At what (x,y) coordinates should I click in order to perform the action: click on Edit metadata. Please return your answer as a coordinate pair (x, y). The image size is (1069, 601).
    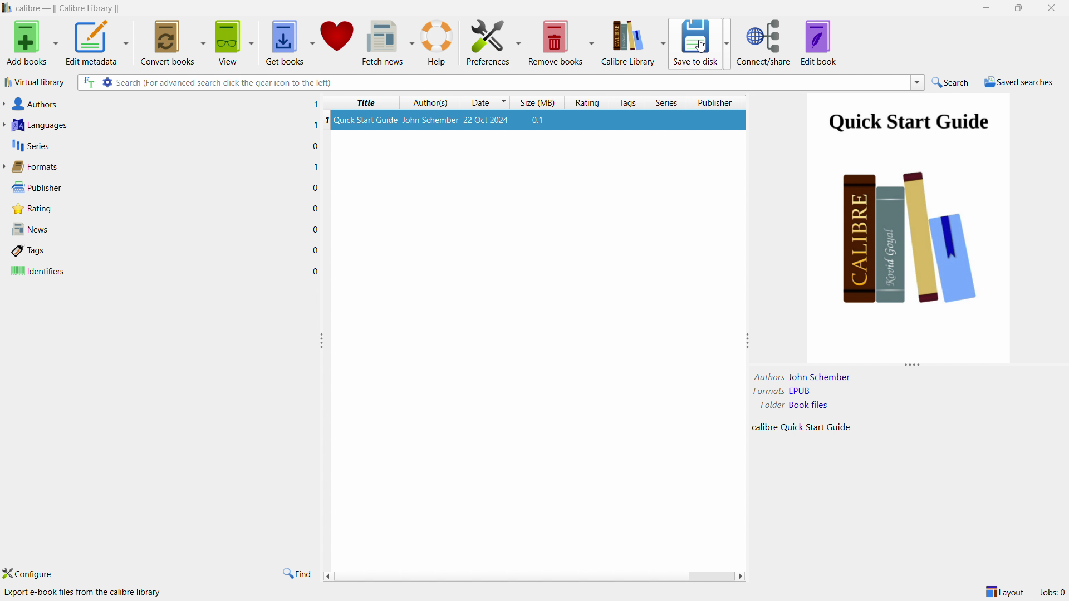
    Looking at the image, I should click on (92, 45).